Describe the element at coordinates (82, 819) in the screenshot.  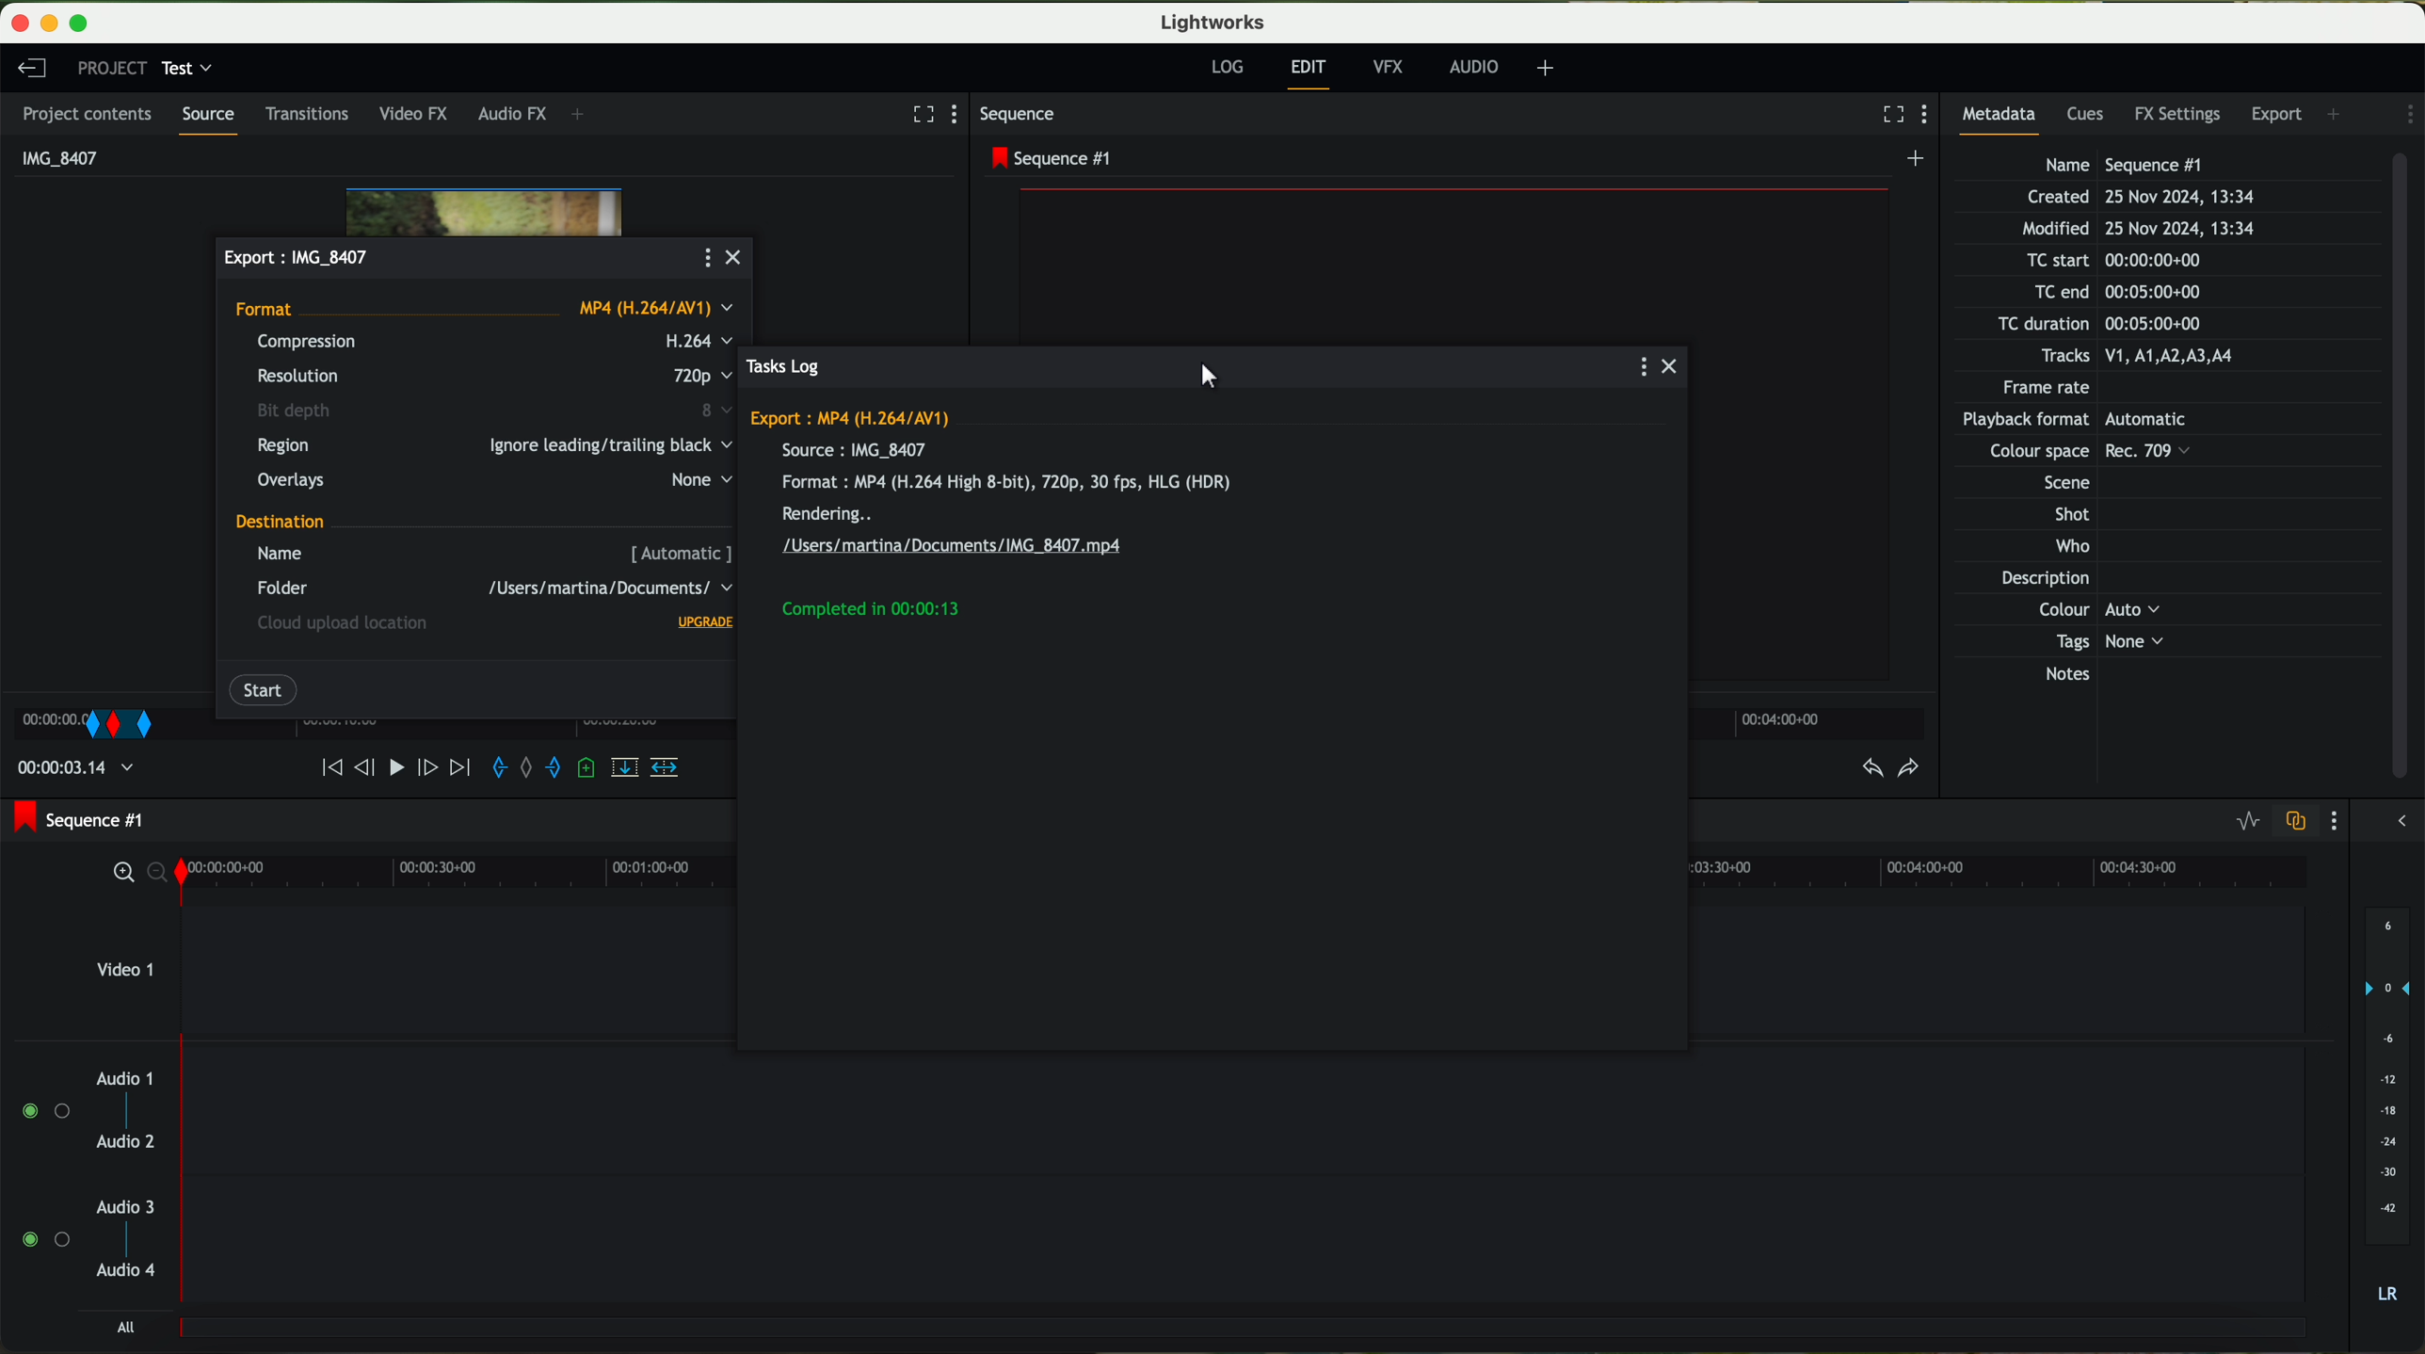
I see `sequence #1` at that location.